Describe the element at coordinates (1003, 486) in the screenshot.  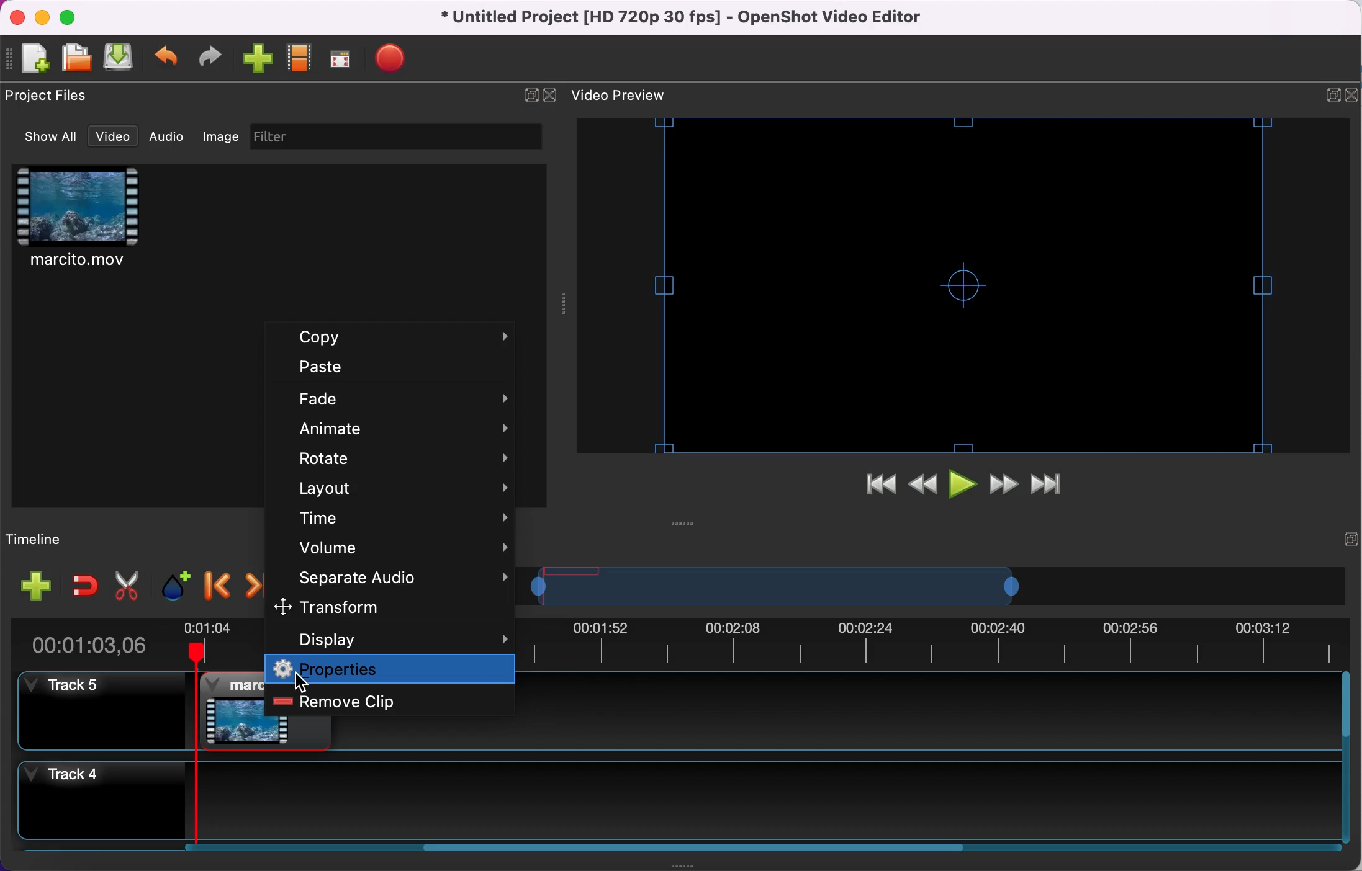
I see `fast forward` at that location.